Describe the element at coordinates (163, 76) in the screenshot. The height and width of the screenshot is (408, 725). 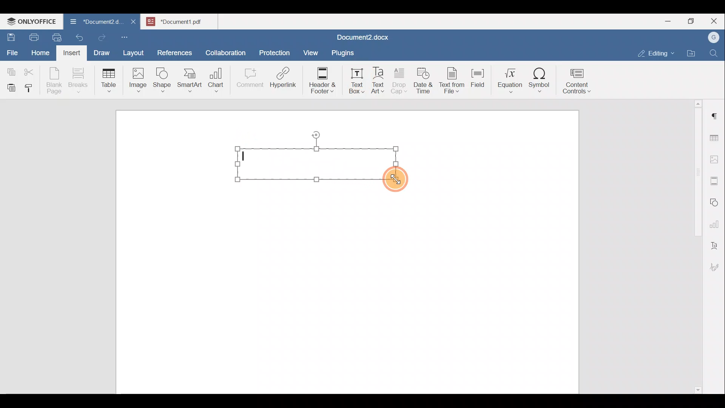
I see `Shape` at that location.